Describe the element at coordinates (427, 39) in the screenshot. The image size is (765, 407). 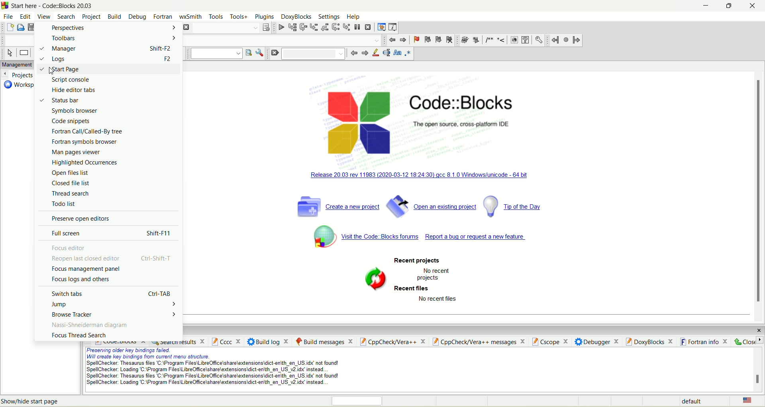
I see `prev bookmark` at that location.